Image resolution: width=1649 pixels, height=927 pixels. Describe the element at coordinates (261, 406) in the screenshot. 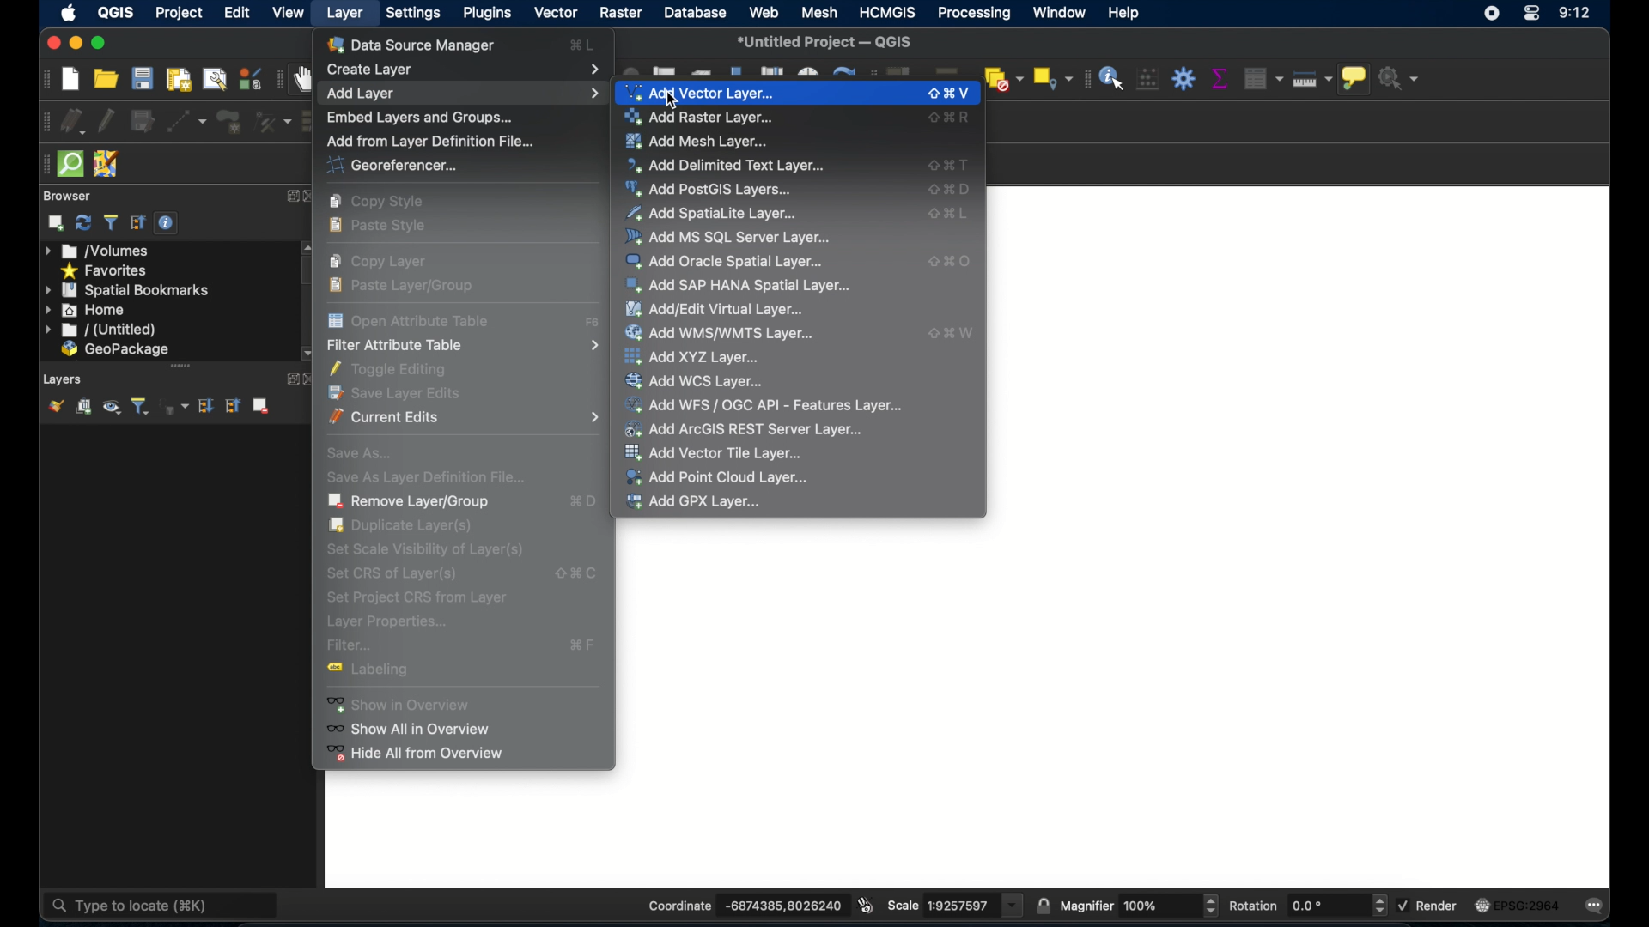

I see `remove layer/group` at that location.